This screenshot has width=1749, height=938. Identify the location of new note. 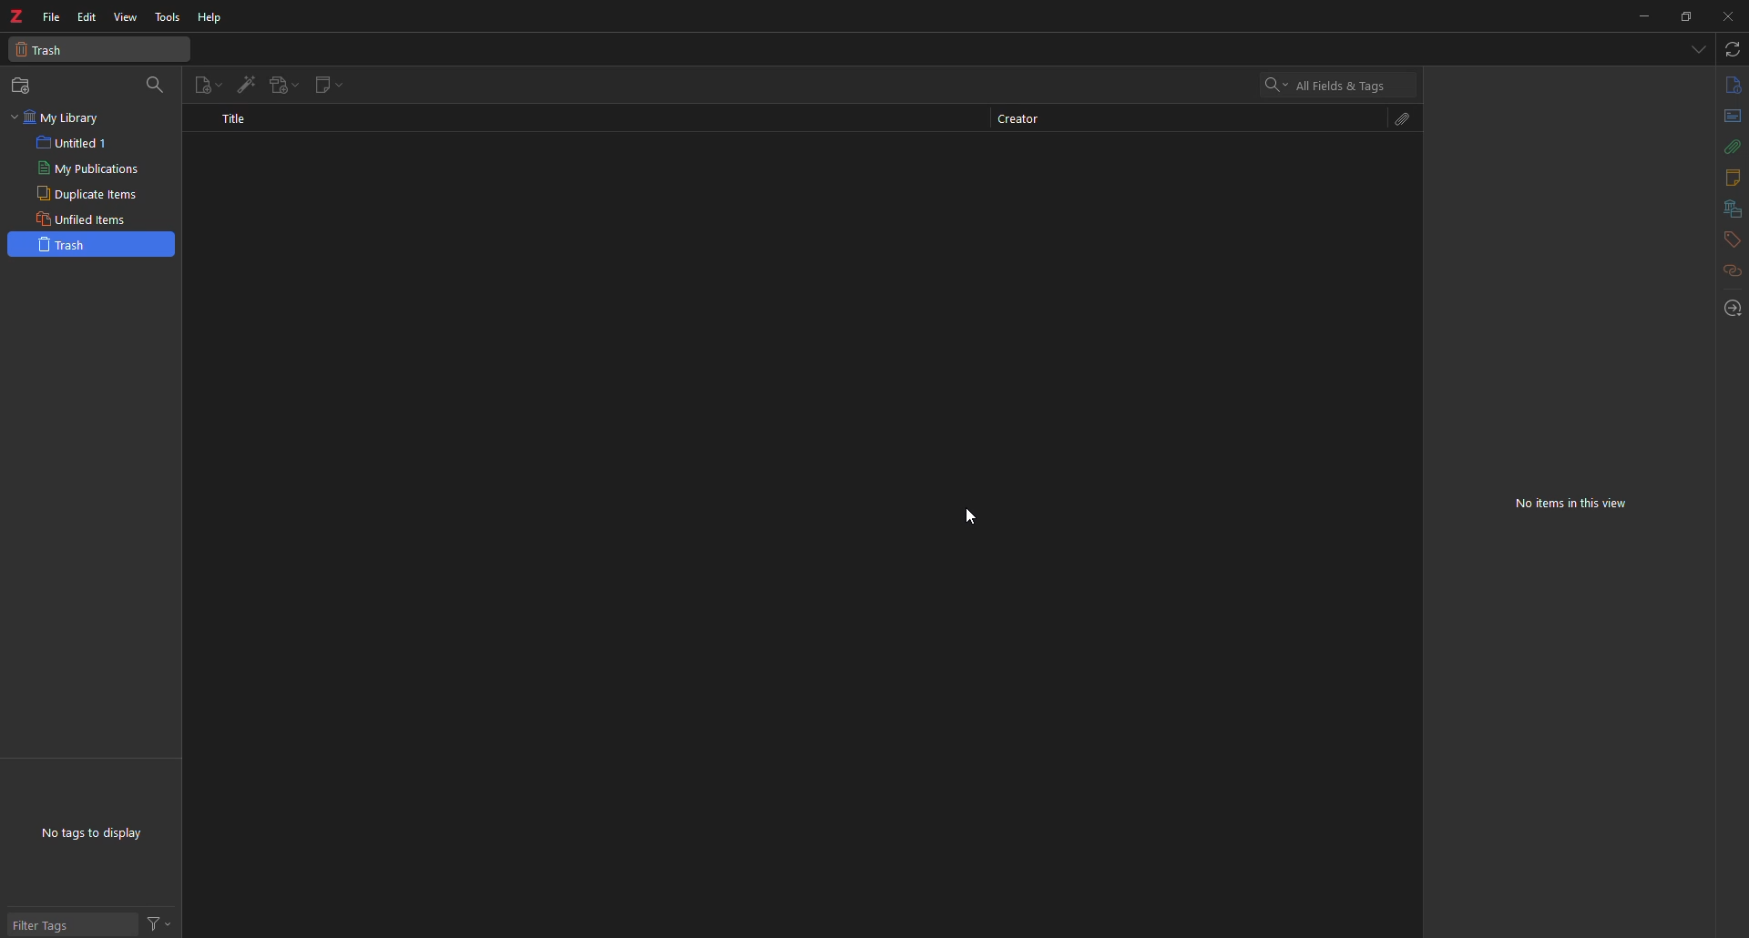
(322, 85).